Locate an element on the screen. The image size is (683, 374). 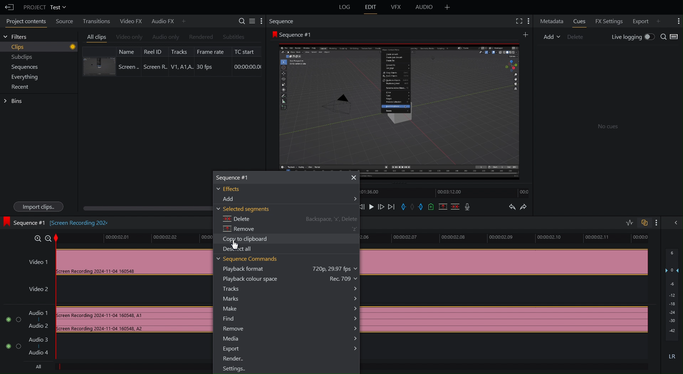
Audio Only is located at coordinates (165, 37).